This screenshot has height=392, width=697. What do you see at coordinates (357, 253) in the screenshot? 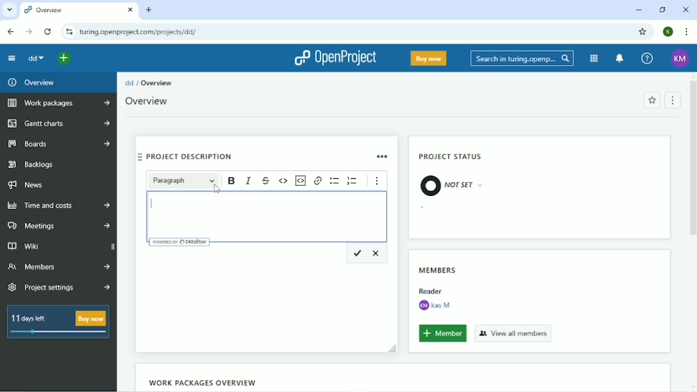
I see `Save` at bounding box center [357, 253].